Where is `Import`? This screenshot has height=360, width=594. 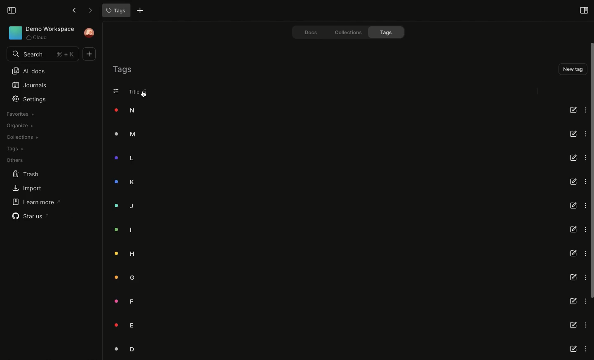
Import is located at coordinates (24, 189).